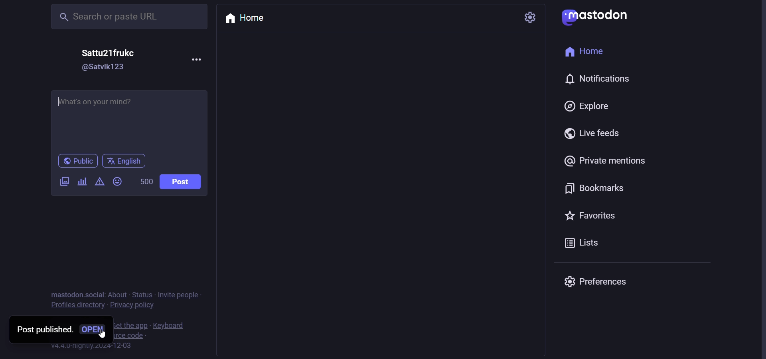 The width and height of the screenshot is (766, 359). Describe the element at coordinates (142, 294) in the screenshot. I see `status` at that location.